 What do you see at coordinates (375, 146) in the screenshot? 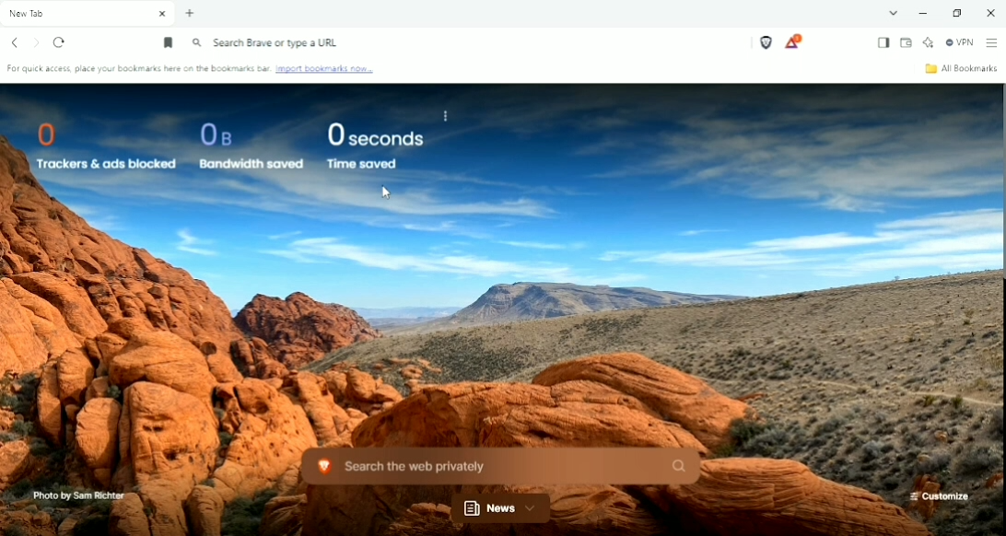
I see `0 seconds Time saved` at bounding box center [375, 146].